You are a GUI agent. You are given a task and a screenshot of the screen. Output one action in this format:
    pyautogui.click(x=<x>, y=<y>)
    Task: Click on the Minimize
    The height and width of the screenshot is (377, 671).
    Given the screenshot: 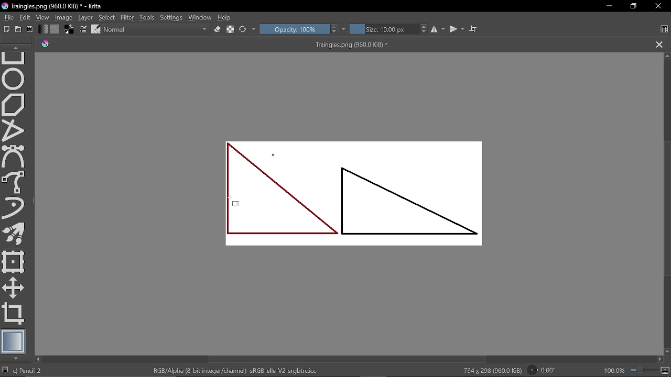 What is the action you would take?
    pyautogui.click(x=609, y=7)
    